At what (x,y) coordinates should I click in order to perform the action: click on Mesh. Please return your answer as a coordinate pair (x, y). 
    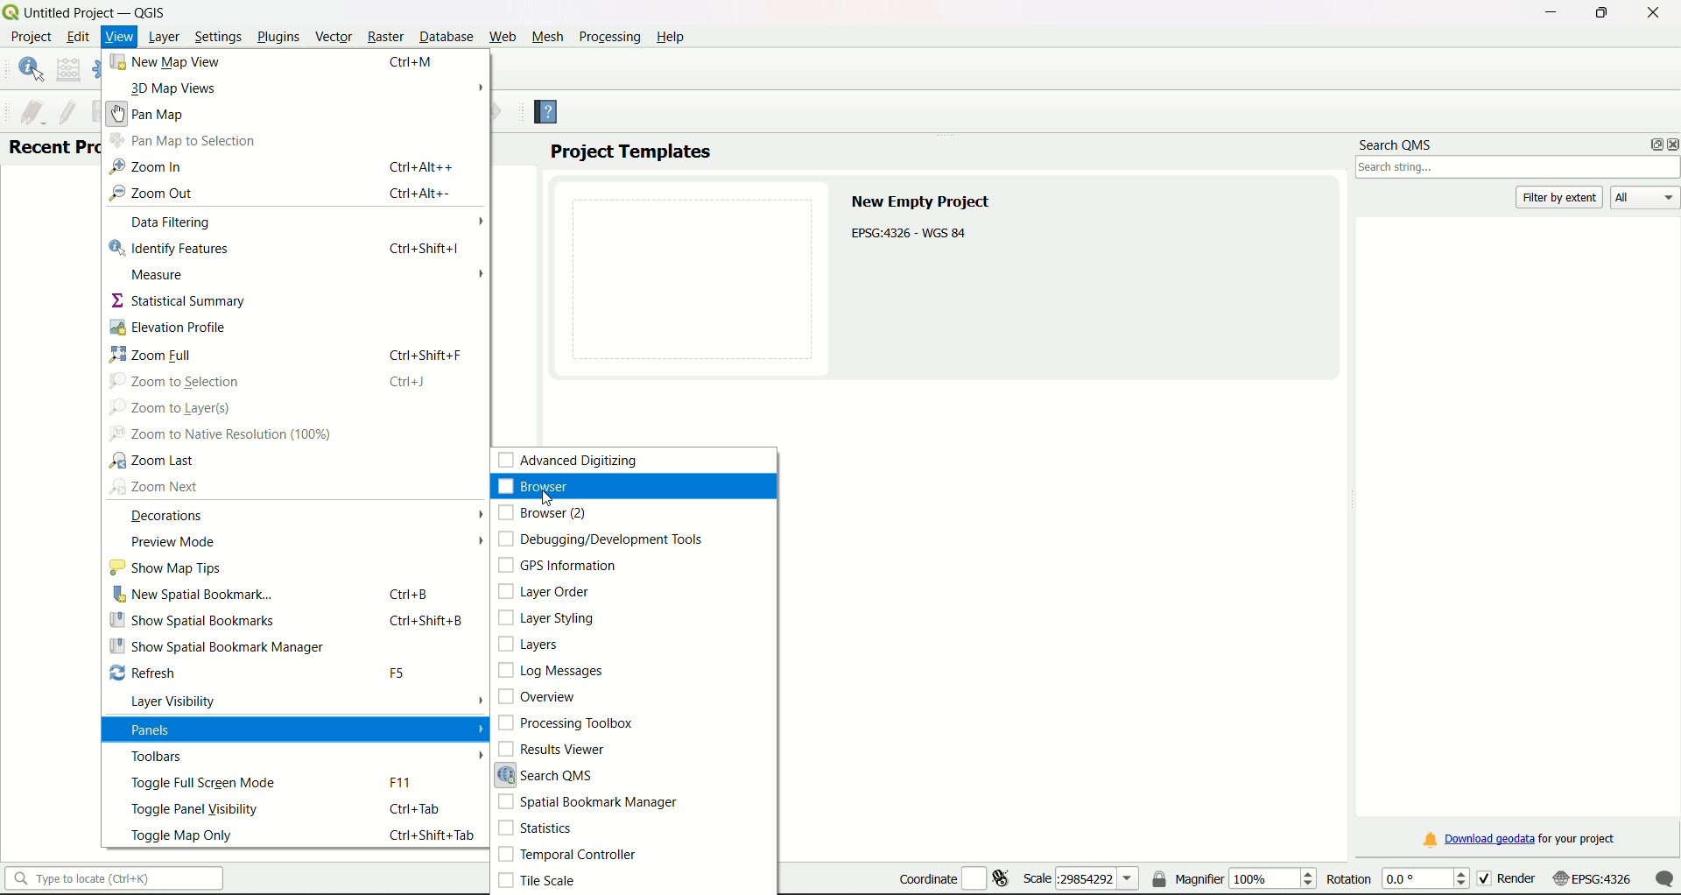
    Looking at the image, I should click on (548, 37).